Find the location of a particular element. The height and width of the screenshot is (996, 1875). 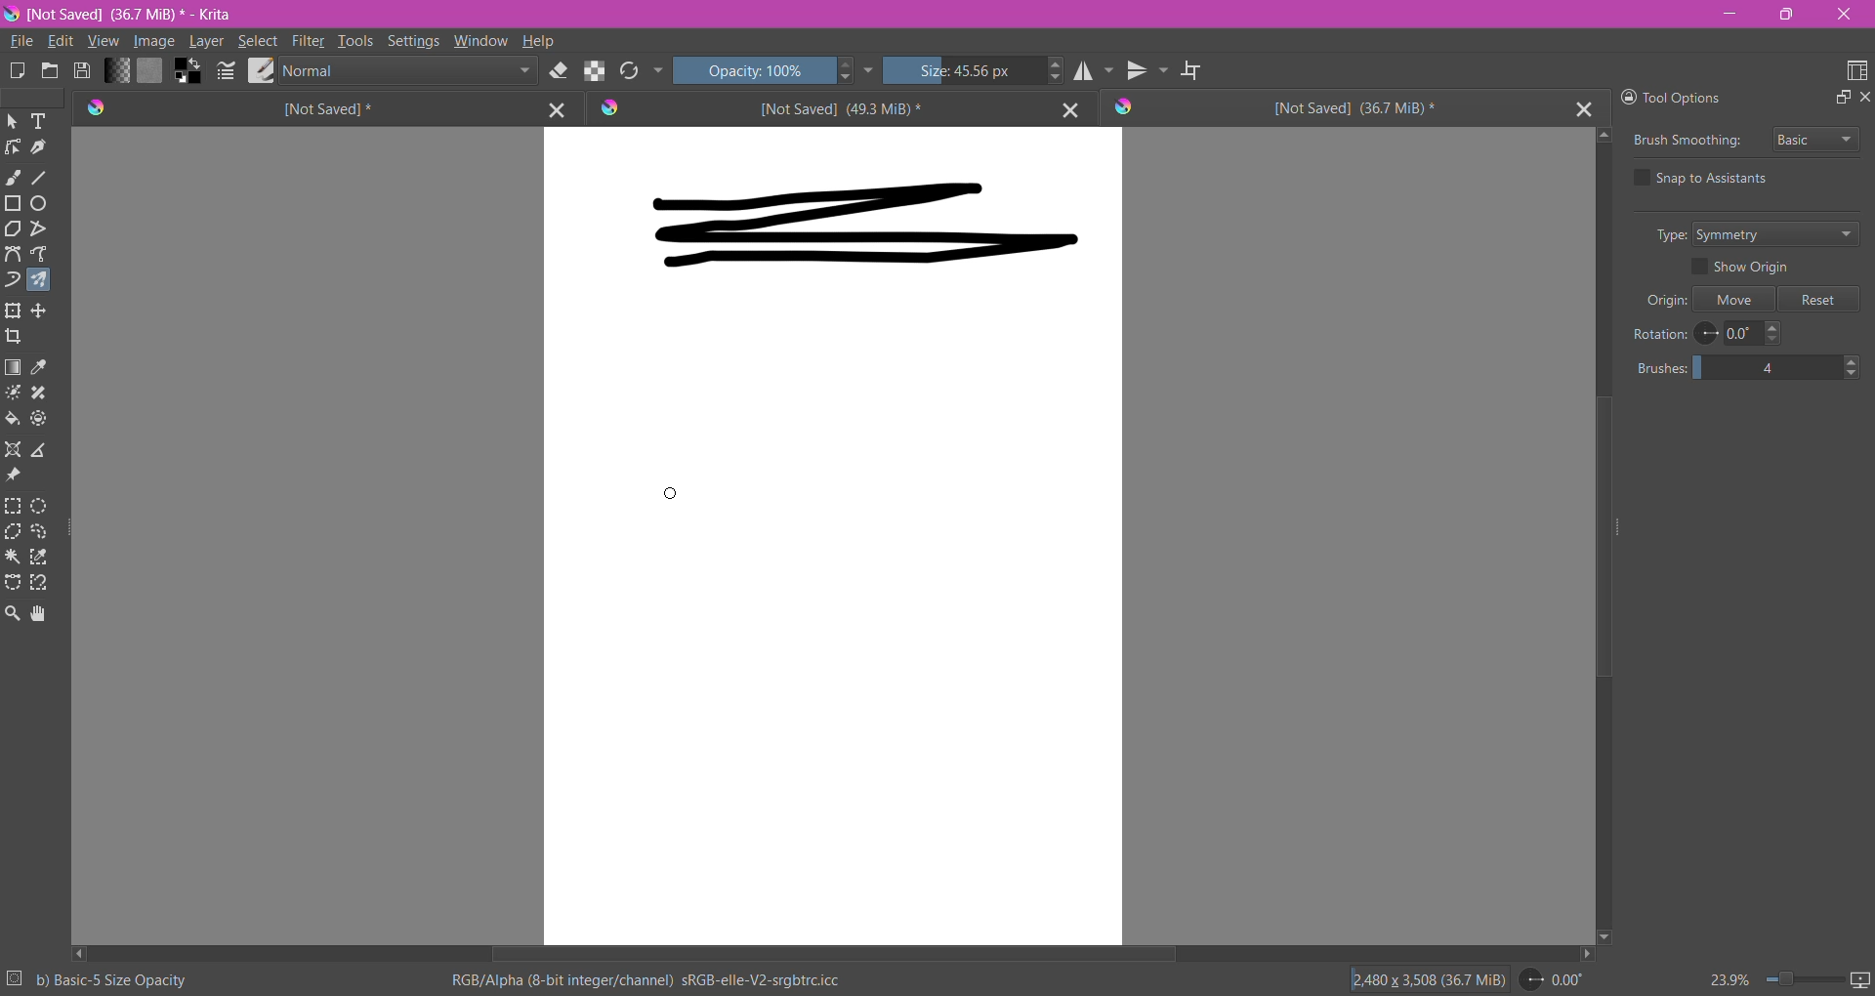

Fill Gradient is located at coordinates (117, 69).